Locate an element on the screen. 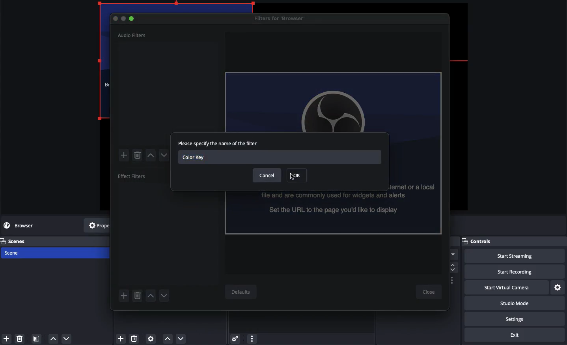 This screenshot has width=567, height=345. Add is located at coordinates (6, 338).